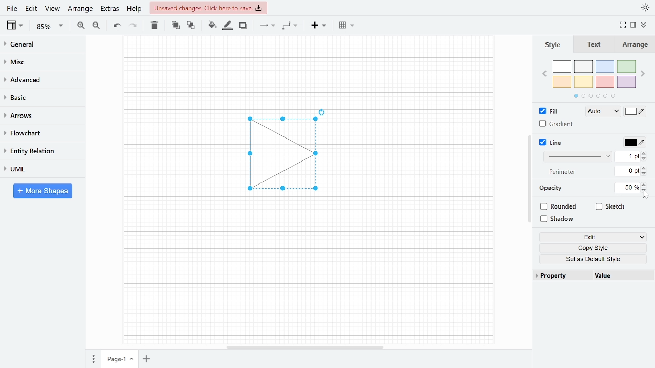  What do you see at coordinates (308, 69) in the screenshot?
I see `workspace` at bounding box center [308, 69].